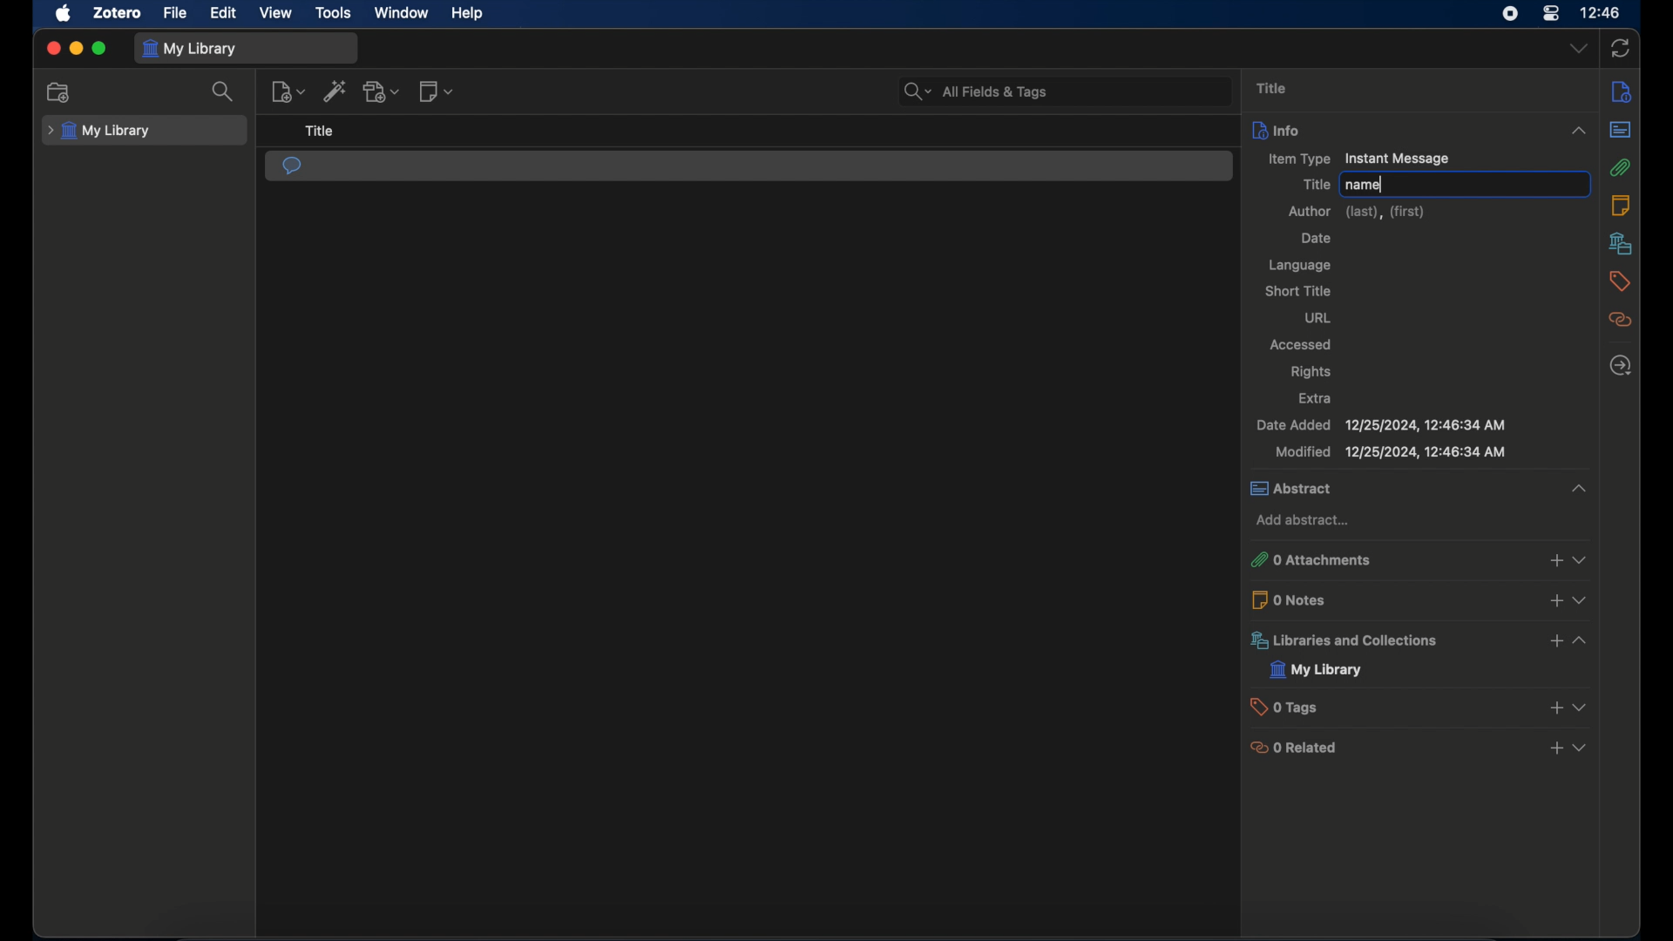 The width and height of the screenshot is (1673, 941). I want to click on url, so click(1317, 318).